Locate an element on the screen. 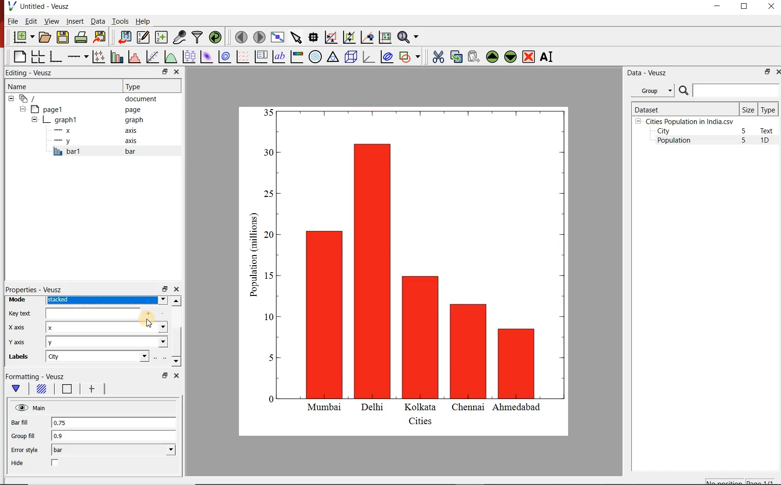 The image size is (781, 485). move to the next page is located at coordinates (258, 37).